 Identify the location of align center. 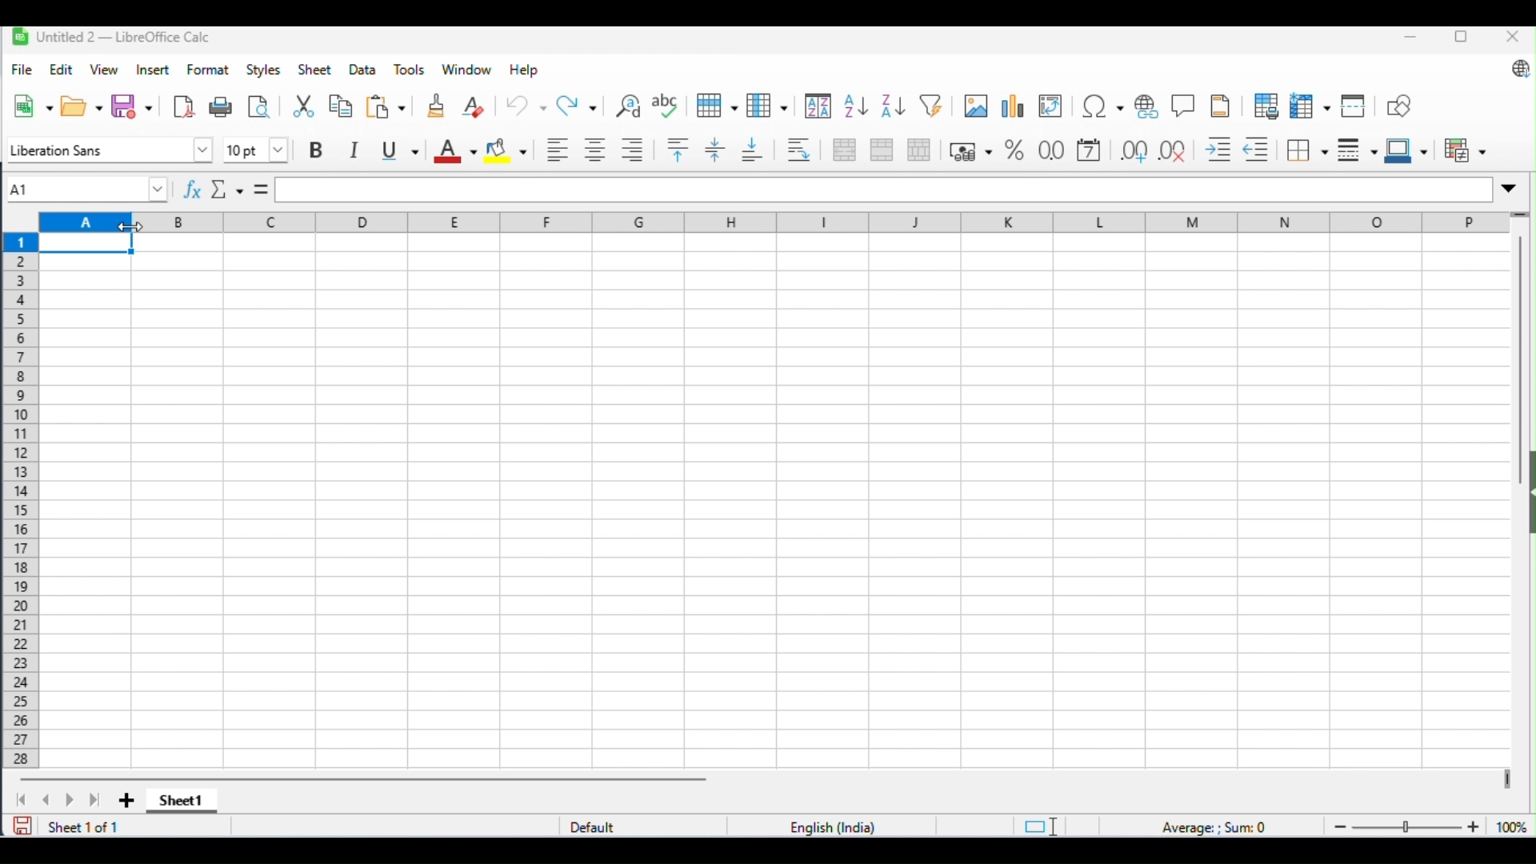
(595, 149).